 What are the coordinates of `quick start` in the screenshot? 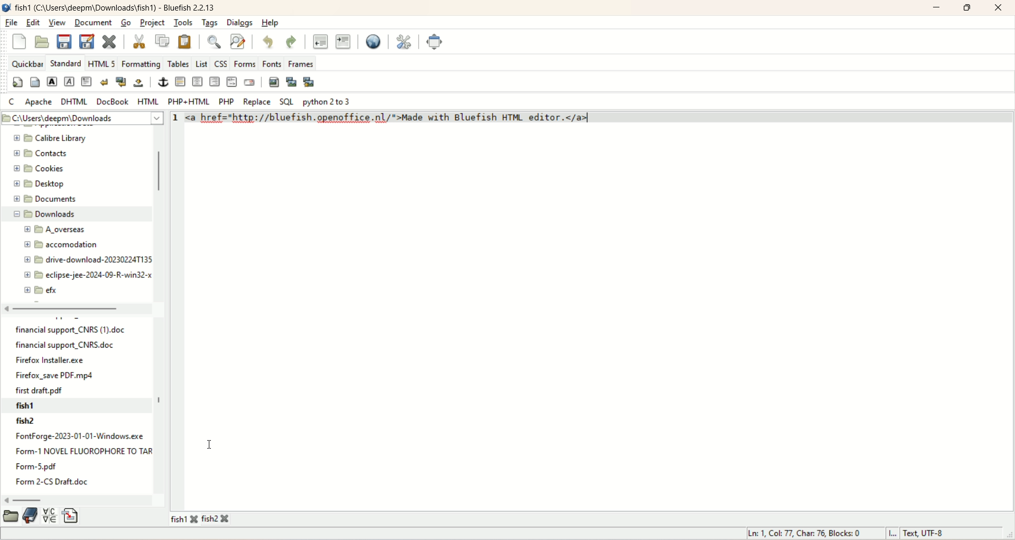 It's located at (17, 82).